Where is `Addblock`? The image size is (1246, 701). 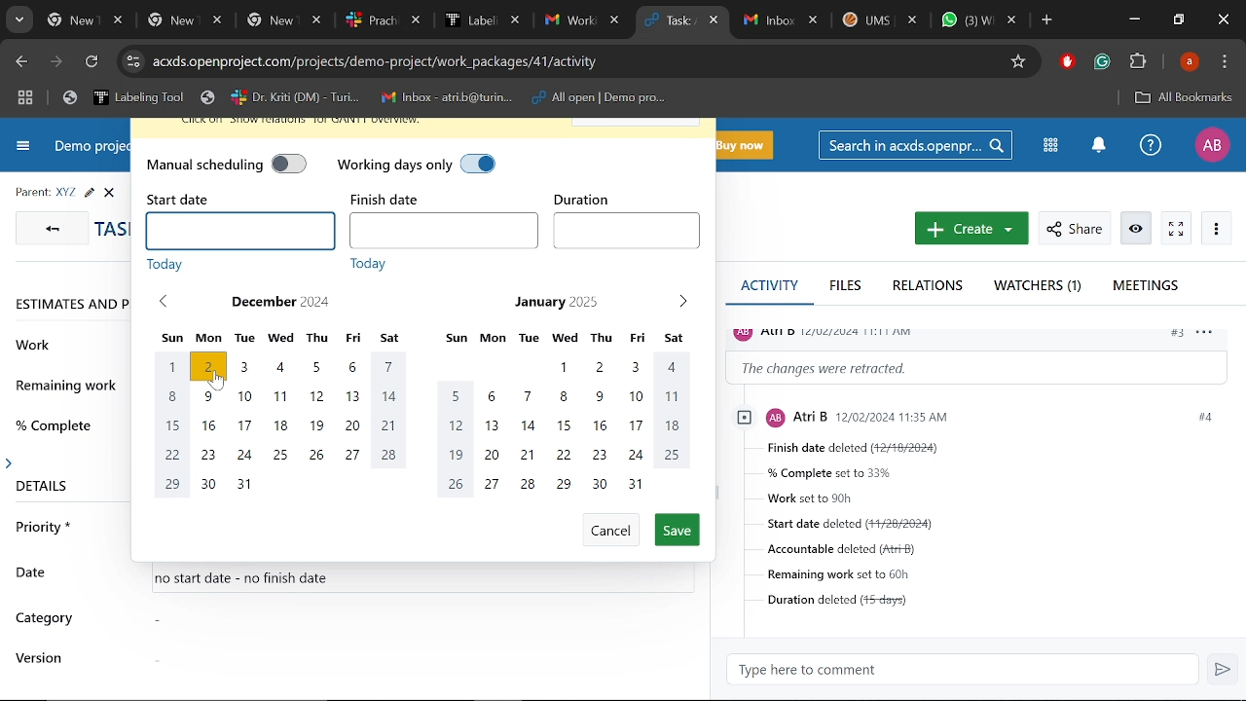 Addblock is located at coordinates (1067, 61).